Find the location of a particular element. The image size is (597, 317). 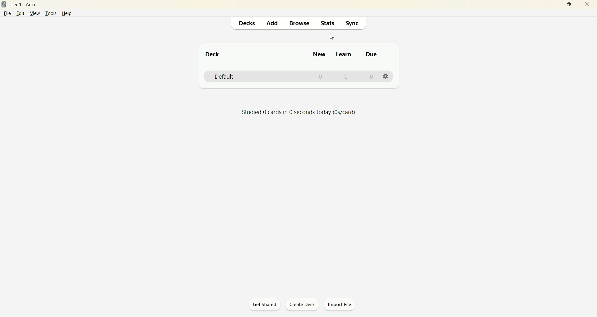

logo is located at coordinates (4, 5).